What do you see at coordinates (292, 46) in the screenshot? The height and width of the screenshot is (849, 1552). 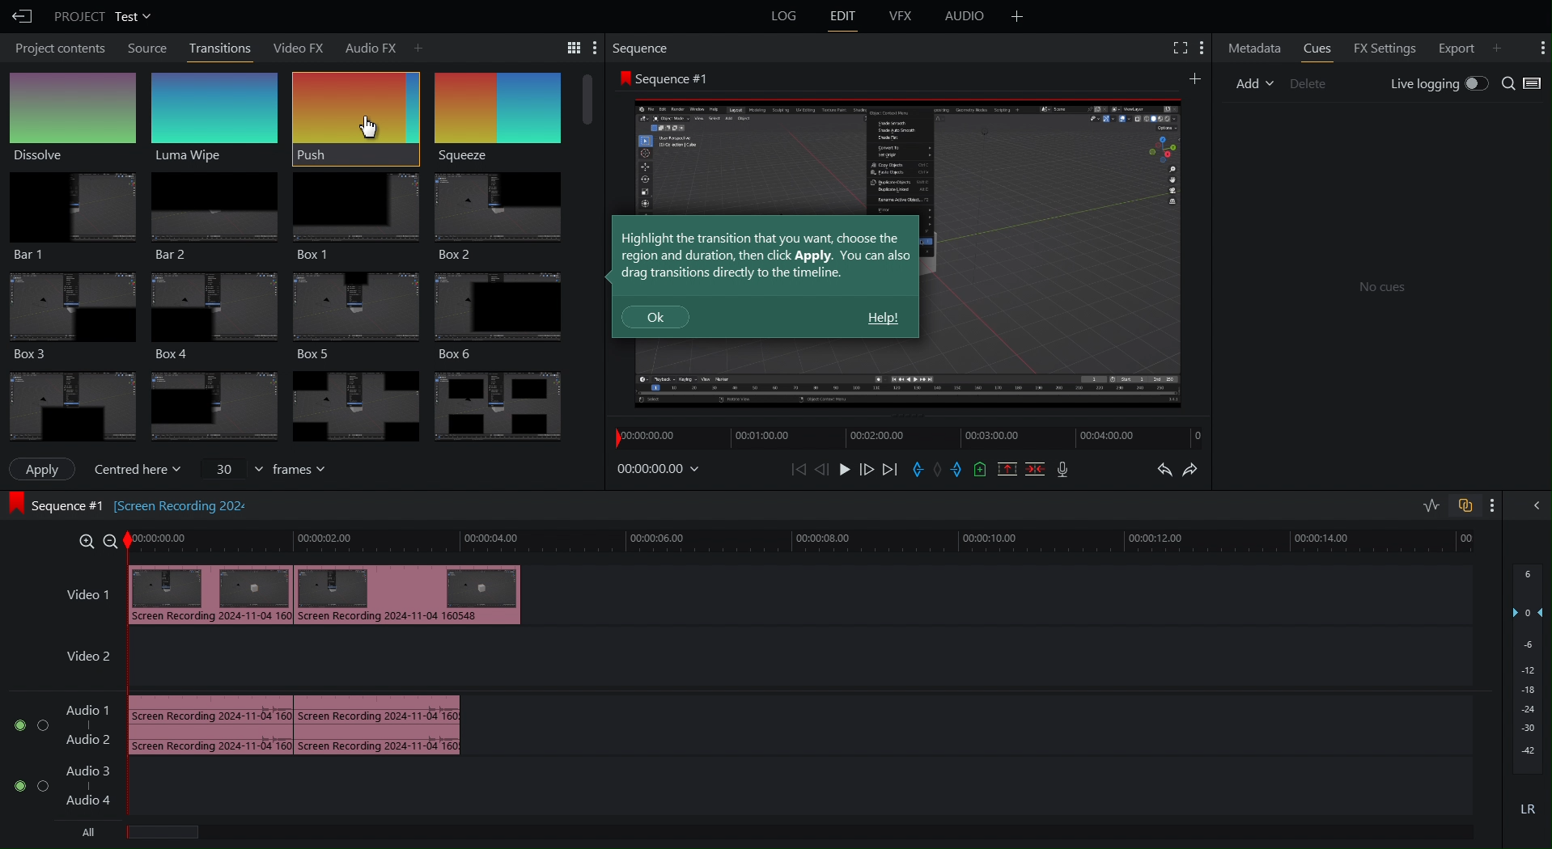 I see `Video FX` at bounding box center [292, 46].